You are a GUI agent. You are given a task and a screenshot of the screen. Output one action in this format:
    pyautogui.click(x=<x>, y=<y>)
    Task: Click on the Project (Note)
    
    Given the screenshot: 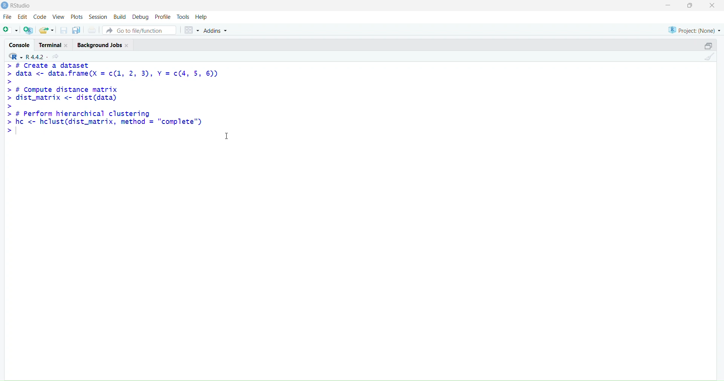 What is the action you would take?
    pyautogui.click(x=695, y=29)
    